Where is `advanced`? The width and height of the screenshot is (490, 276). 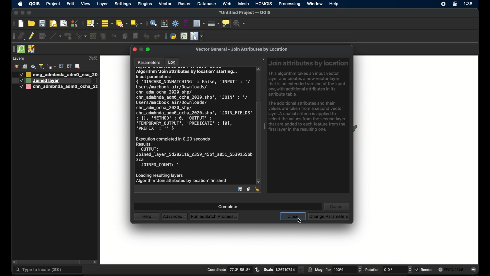
advanced is located at coordinates (175, 216).